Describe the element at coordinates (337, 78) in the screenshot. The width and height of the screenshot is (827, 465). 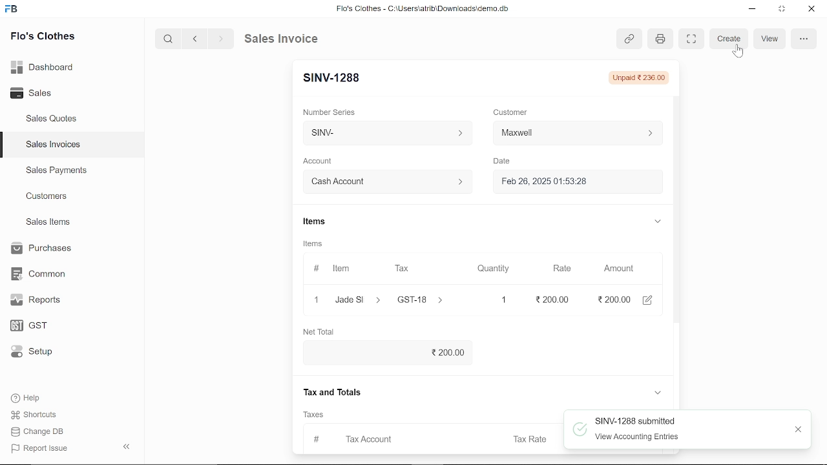
I see `New Entry` at that location.